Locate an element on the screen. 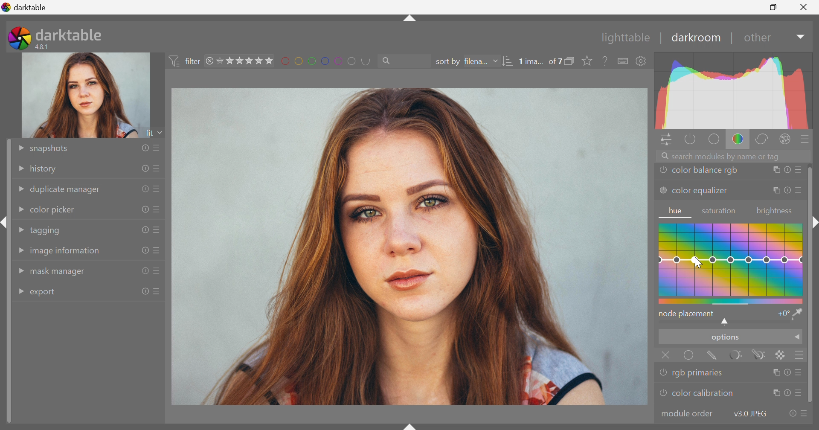 The image size is (819, 430). history is located at coordinates (46, 169).